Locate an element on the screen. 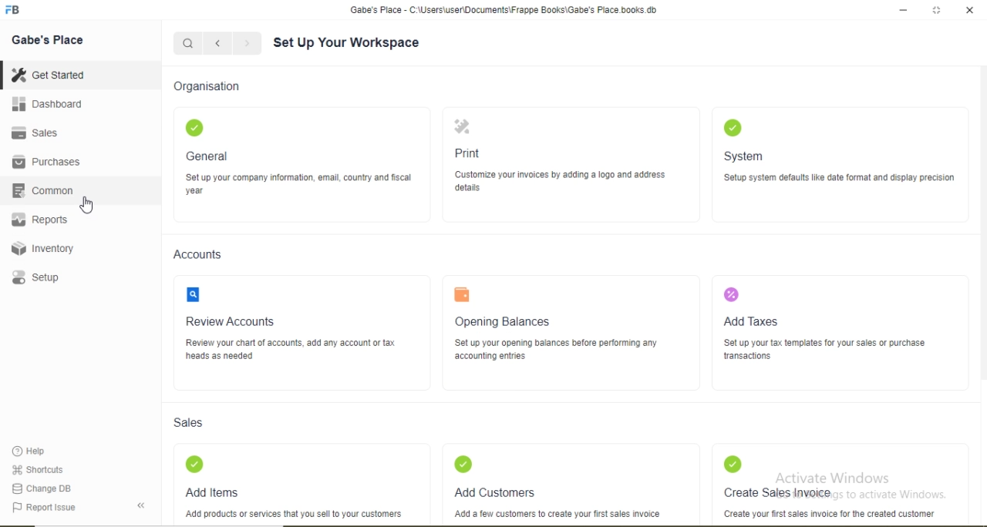 The image size is (987, 527). Help is located at coordinates (30, 451).